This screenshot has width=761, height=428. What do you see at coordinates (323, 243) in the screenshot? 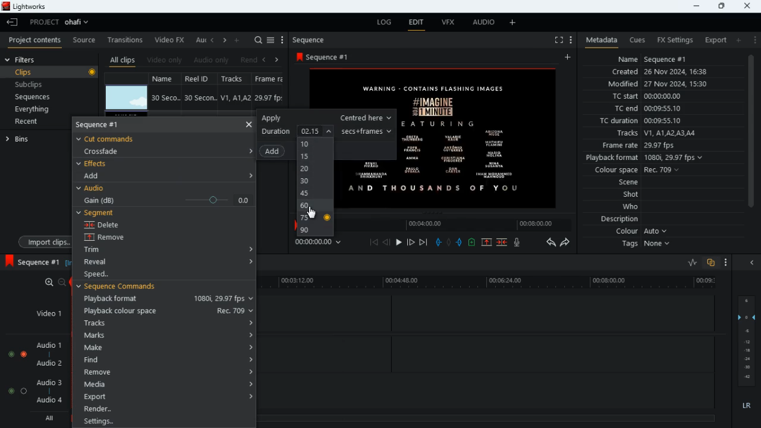
I see `time` at bounding box center [323, 243].